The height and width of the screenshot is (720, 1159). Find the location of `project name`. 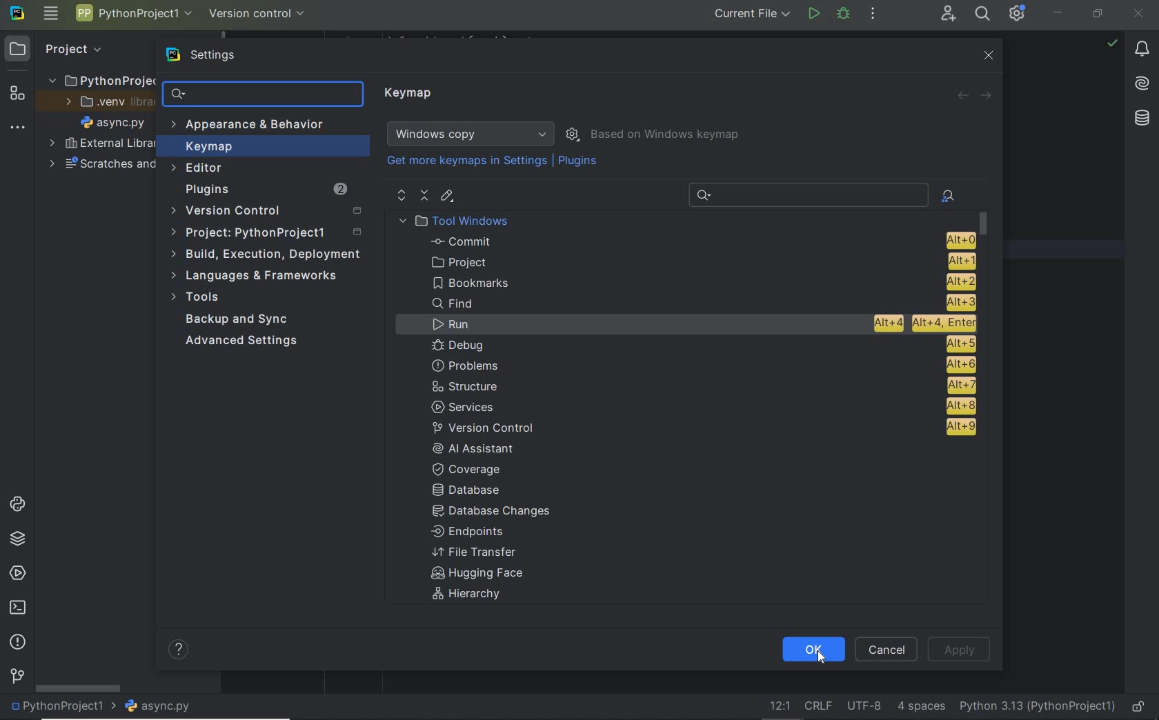

project name is located at coordinates (60, 708).